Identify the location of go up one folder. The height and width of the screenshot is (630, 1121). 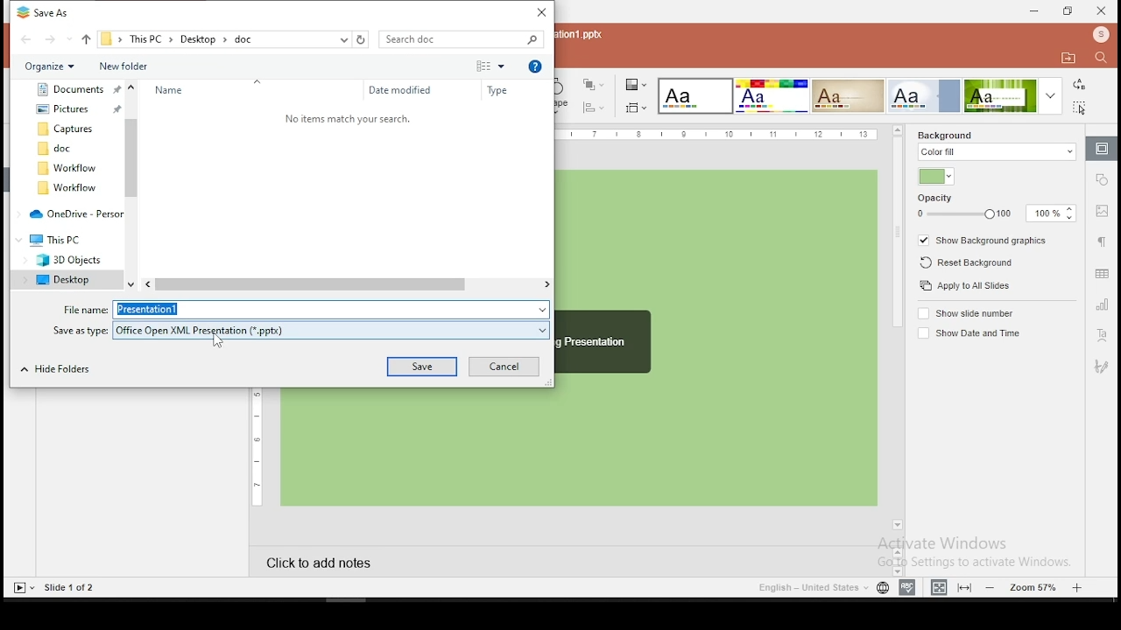
(86, 39).